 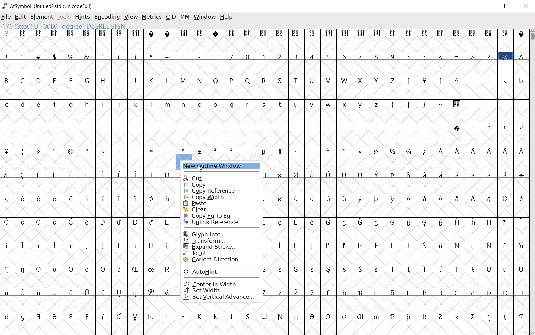 I want to click on selected glyph slot, so click(x=505, y=68).